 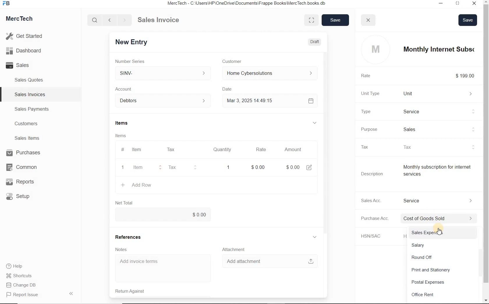 I want to click on sales, so click(x=444, y=128).